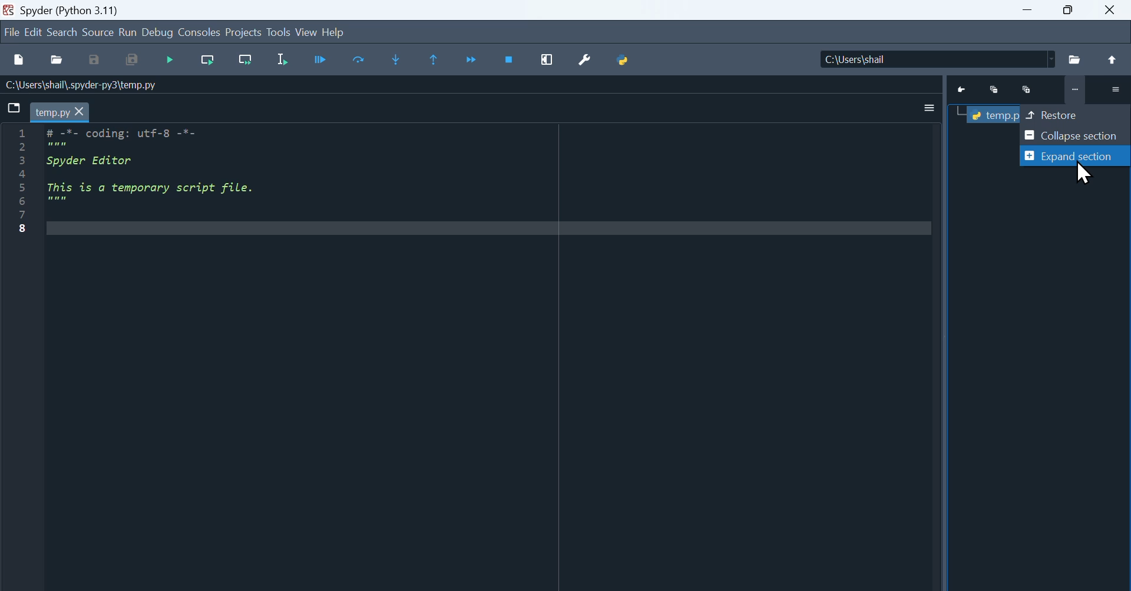 Image resolution: width=1131 pixels, height=591 pixels. What do you see at coordinates (396, 61) in the screenshot?
I see `Step into function or method` at bounding box center [396, 61].